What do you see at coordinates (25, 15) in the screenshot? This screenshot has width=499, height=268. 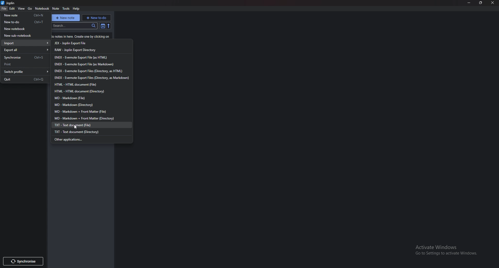 I see `New note` at bounding box center [25, 15].